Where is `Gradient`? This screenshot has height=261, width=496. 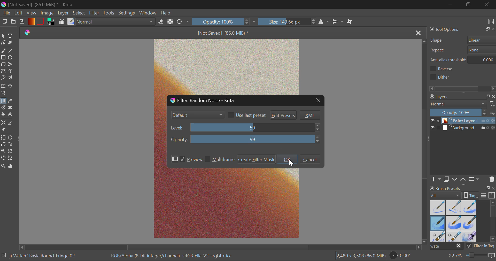
Gradient is located at coordinates (32, 21).